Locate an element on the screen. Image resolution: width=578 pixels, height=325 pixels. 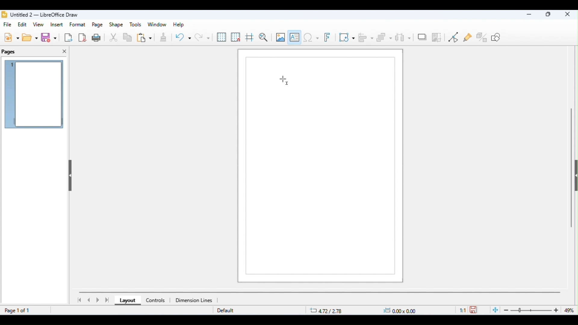
layout is located at coordinates (126, 301).